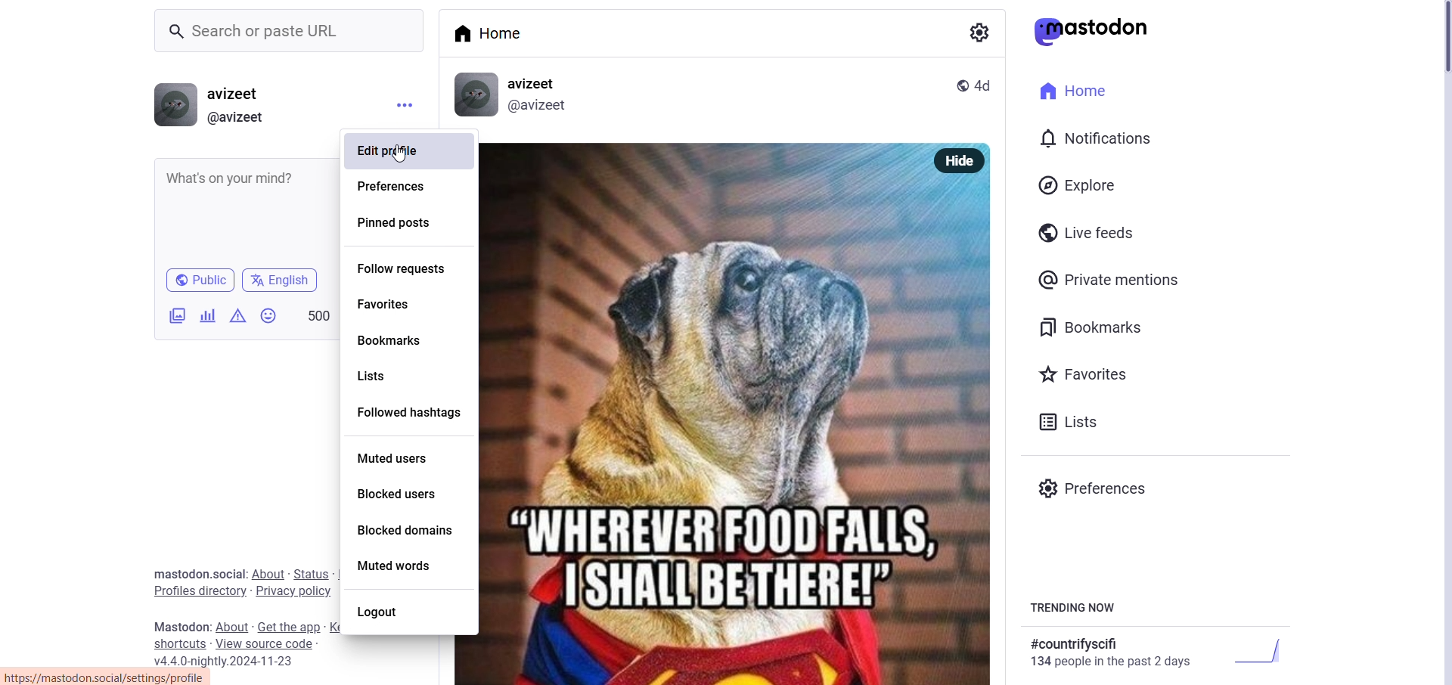 The image size is (1452, 685). What do you see at coordinates (289, 628) in the screenshot?
I see `get the app` at bounding box center [289, 628].